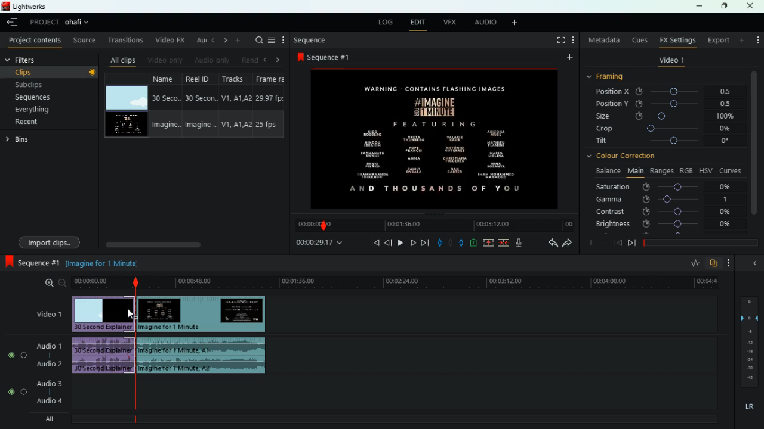 The width and height of the screenshot is (764, 429). What do you see at coordinates (732, 170) in the screenshot?
I see `curves` at bounding box center [732, 170].